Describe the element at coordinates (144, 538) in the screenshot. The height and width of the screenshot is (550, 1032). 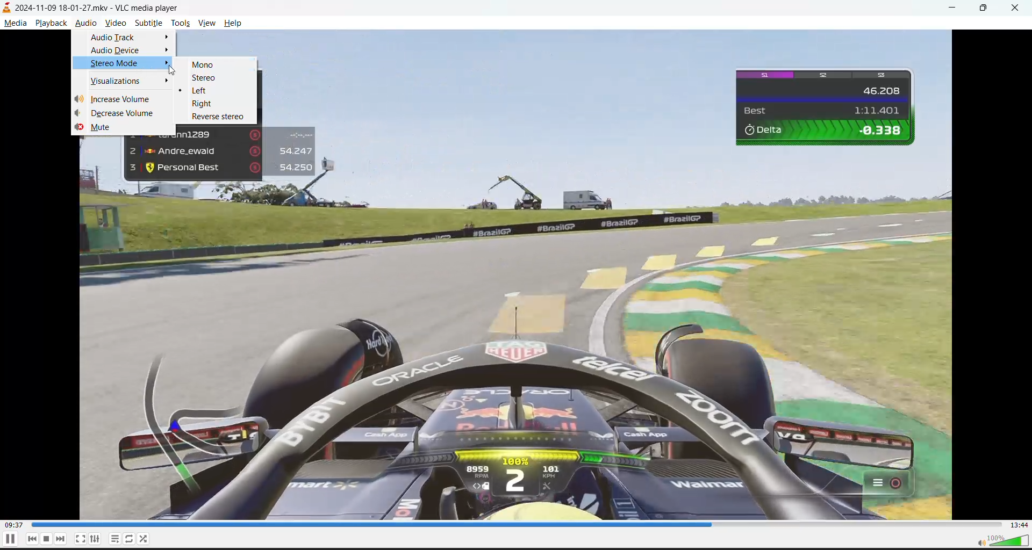
I see `random` at that location.